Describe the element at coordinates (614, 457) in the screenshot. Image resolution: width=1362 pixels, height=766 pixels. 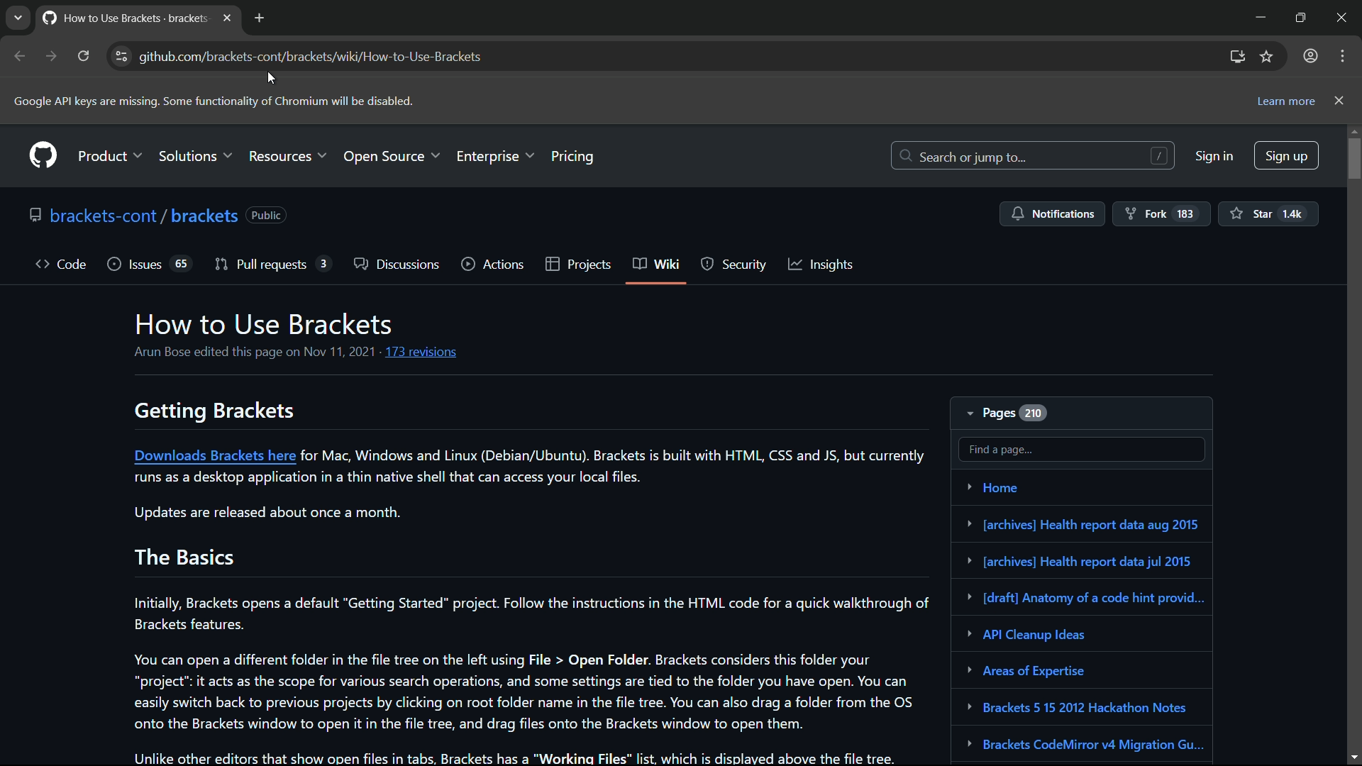
I see `for Mac, Windows and Linux (Debian/Ubuntu). Brackets is built with HTML, CSS and JS, but currently` at that location.